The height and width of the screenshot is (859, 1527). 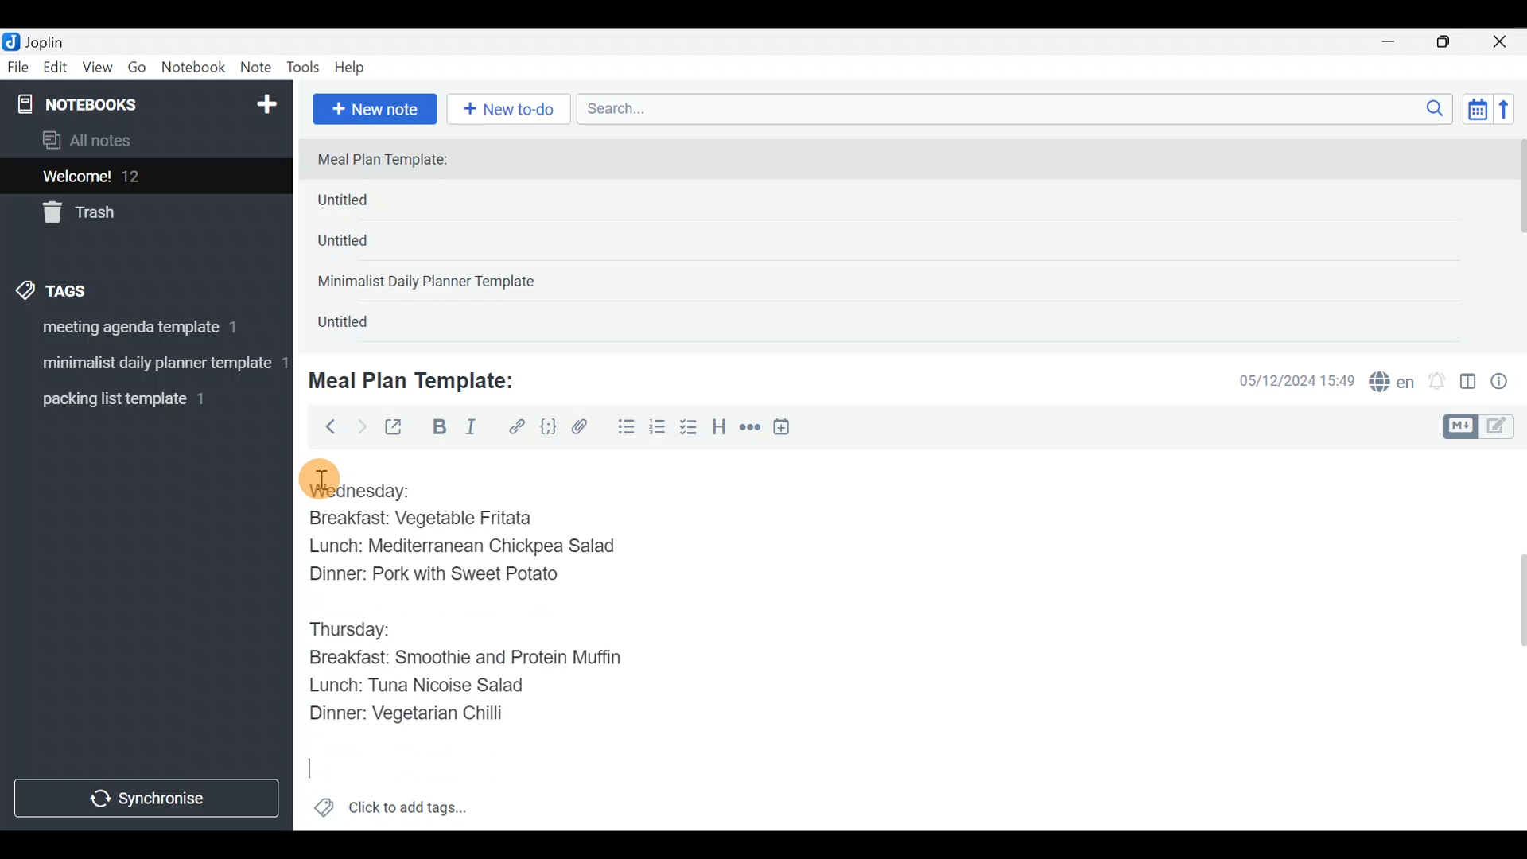 What do you see at coordinates (194, 68) in the screenshot?
I see `Notebook` at bounding box center [194, 68].